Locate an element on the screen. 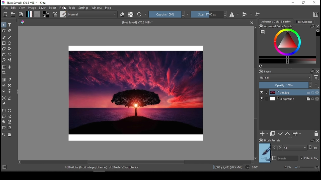 This screenshot has width=321, height=180. save is located at coordinates (21, 14).